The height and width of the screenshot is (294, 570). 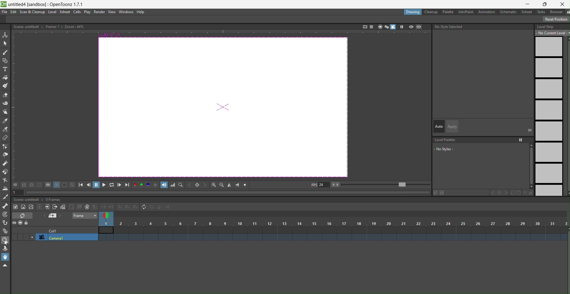 What do you see at coordinates (141, 12) in the screenshot?
I see `help` at bounding box center [141, 12].